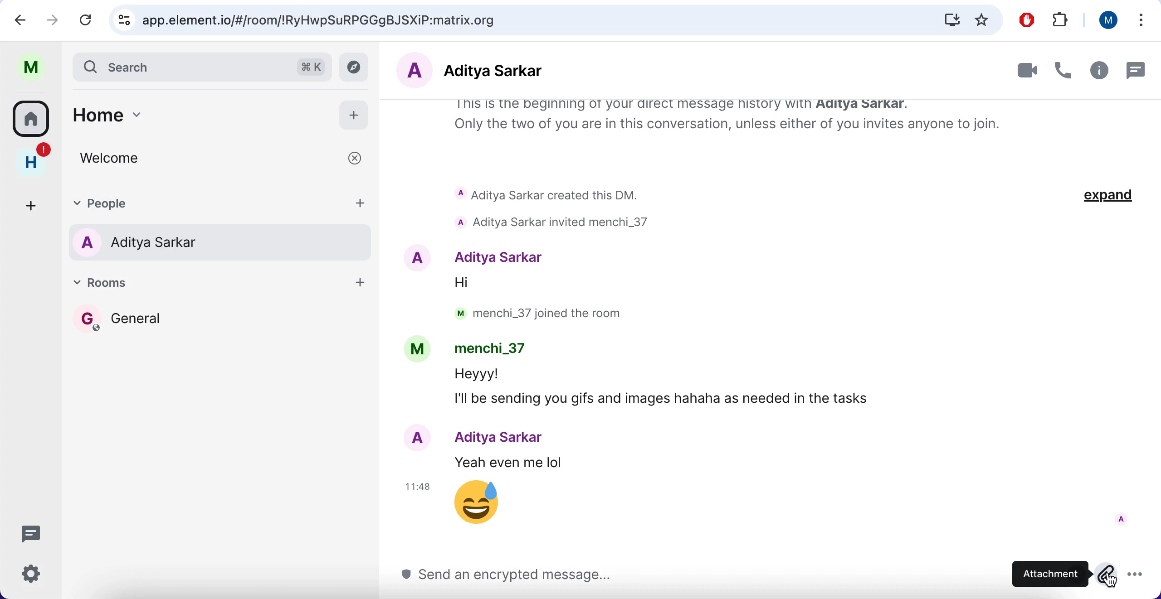 The width and height of the screenshot is (1161, 599). Describe the element at coordinates (354, 68) in the screenshot. I see `explore rooms` at that location.